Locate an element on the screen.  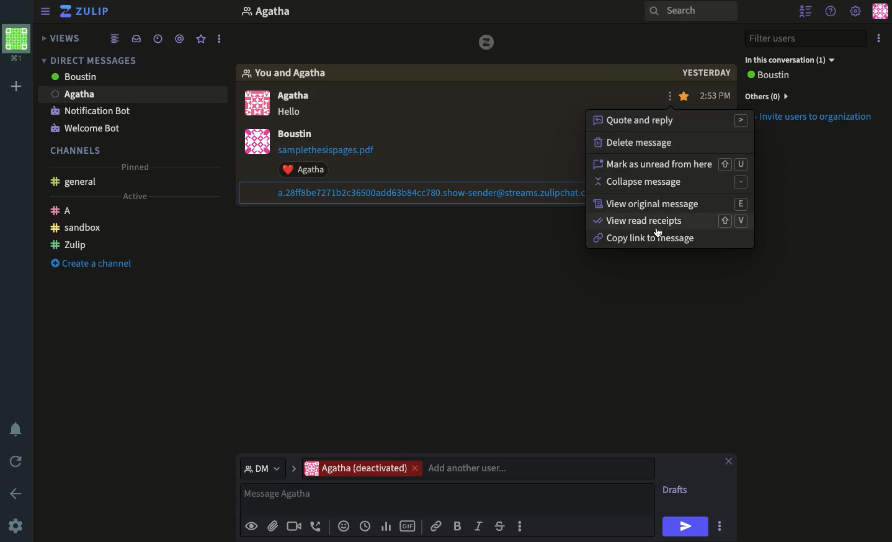
Preview is located at coordinates (251, 525).